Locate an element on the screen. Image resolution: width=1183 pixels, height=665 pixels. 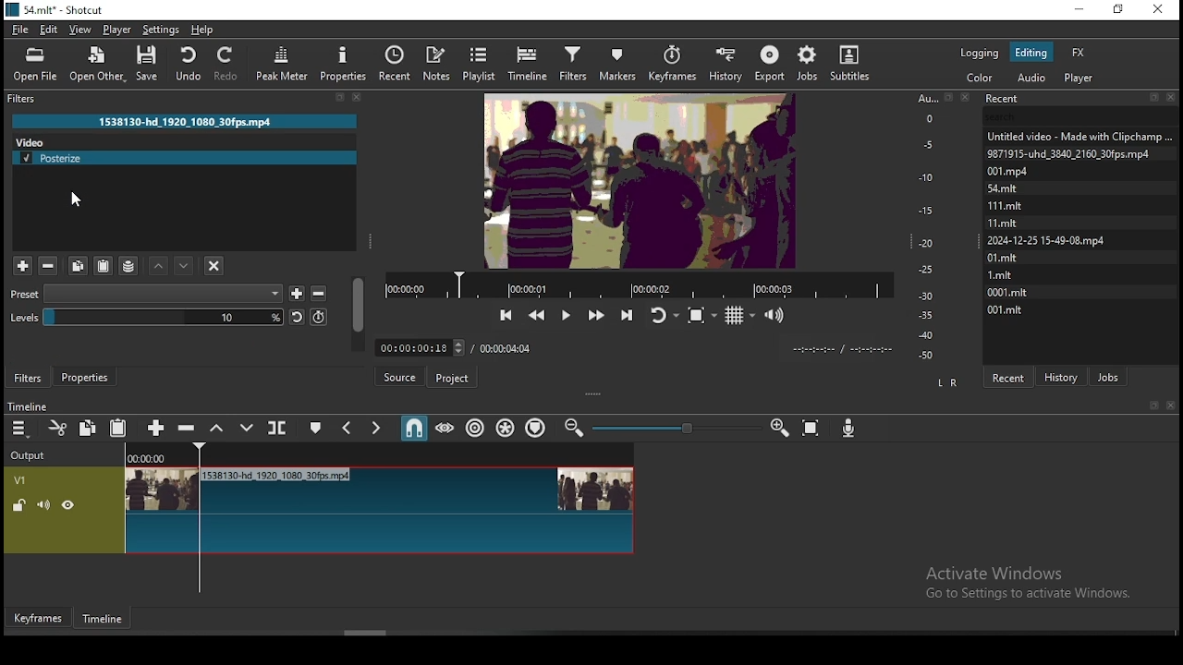
copy is located at coordinates (89, 429).